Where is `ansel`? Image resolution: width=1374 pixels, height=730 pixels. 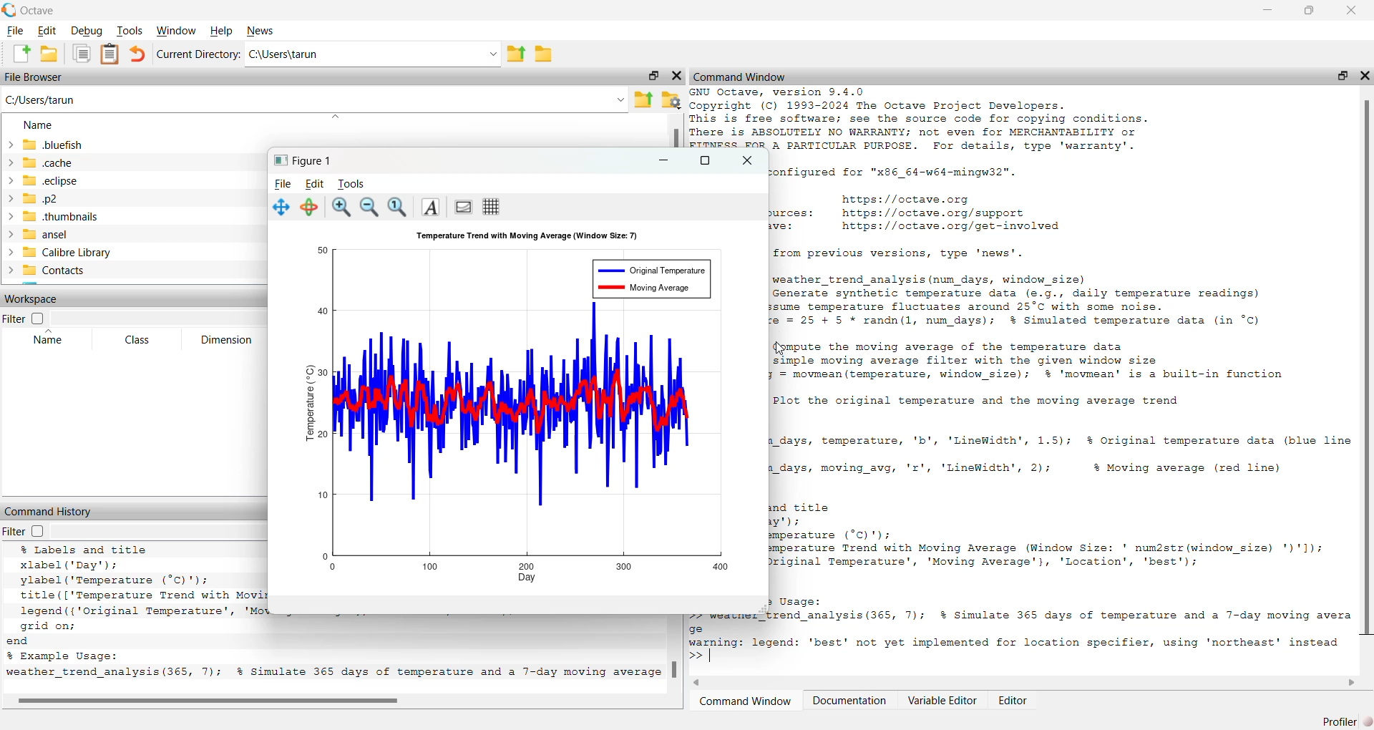 ansel is located at coordinates (37, 233).